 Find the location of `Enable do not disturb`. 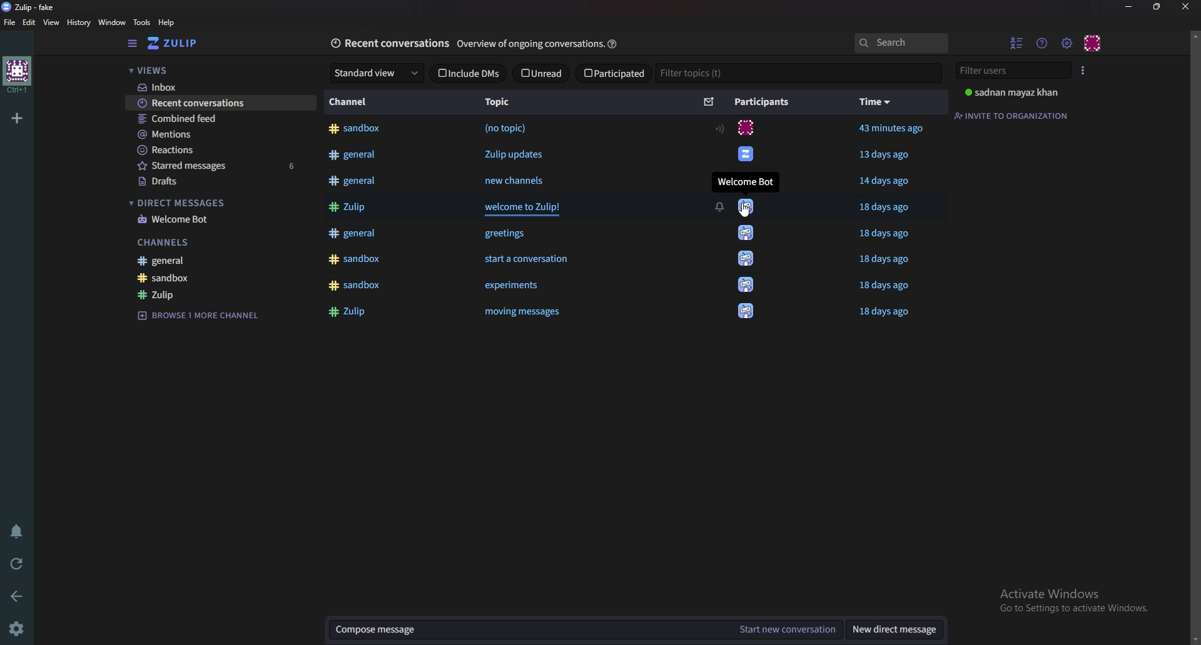

Enable do not disturb is located at coordinates (16, 531).